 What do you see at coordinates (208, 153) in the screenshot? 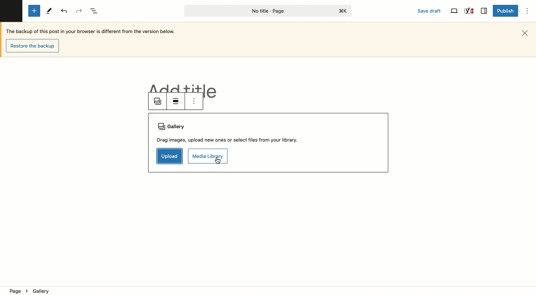
I see `Media library` at bounding box center [208, 153].